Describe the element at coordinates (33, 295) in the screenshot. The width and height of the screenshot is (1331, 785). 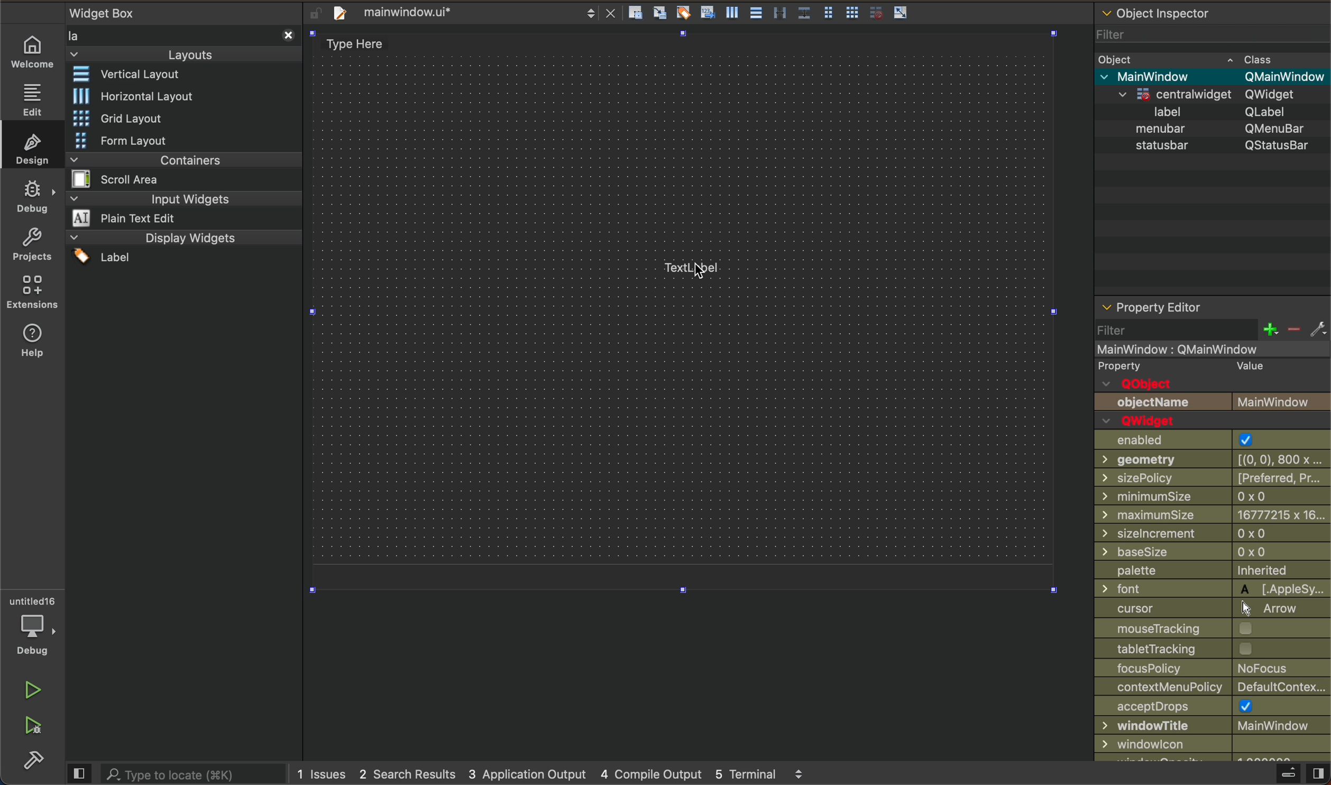
I see `extensions` at that location.